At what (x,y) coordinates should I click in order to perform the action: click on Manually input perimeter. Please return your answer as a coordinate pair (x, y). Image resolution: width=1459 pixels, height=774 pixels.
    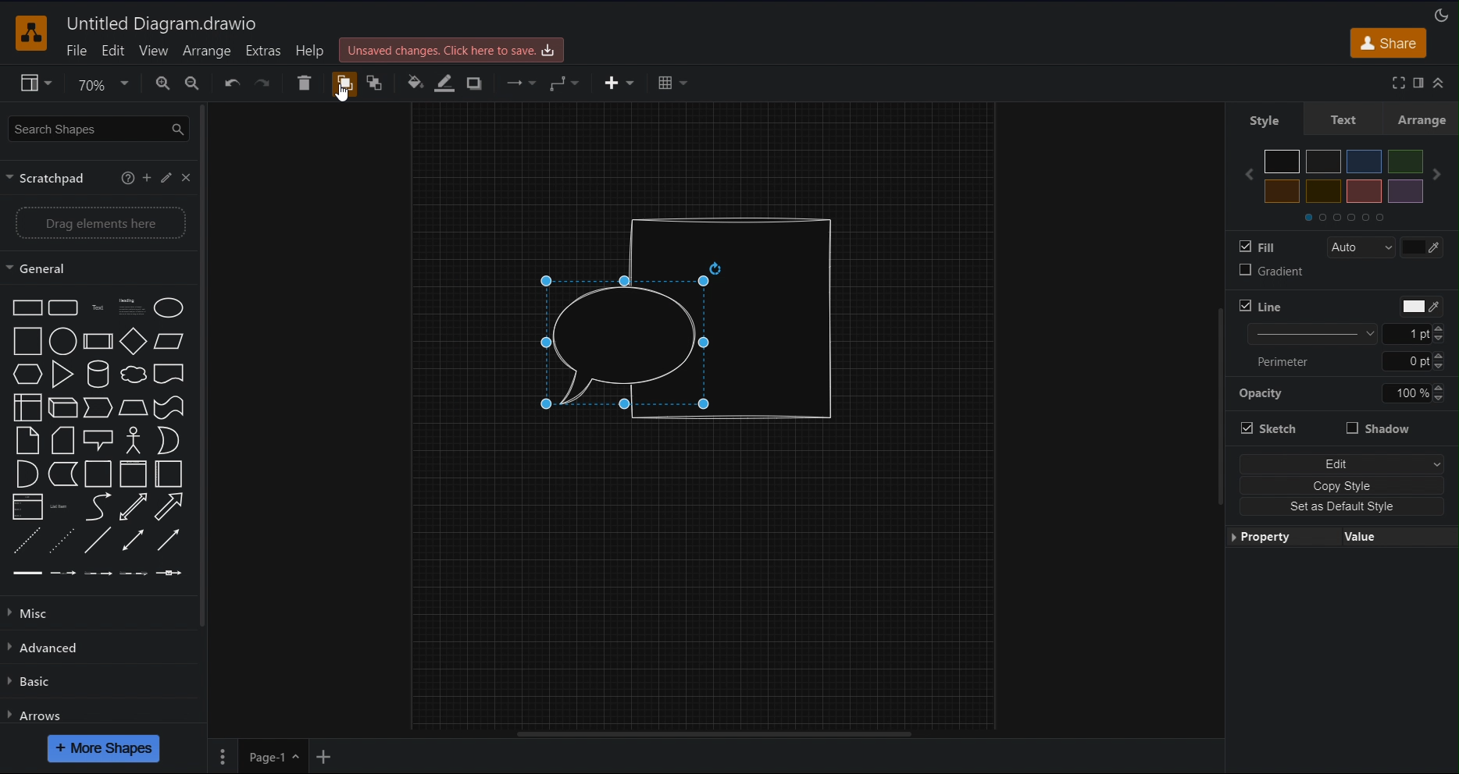
    Looking at the image, I should click on (1406, 361).